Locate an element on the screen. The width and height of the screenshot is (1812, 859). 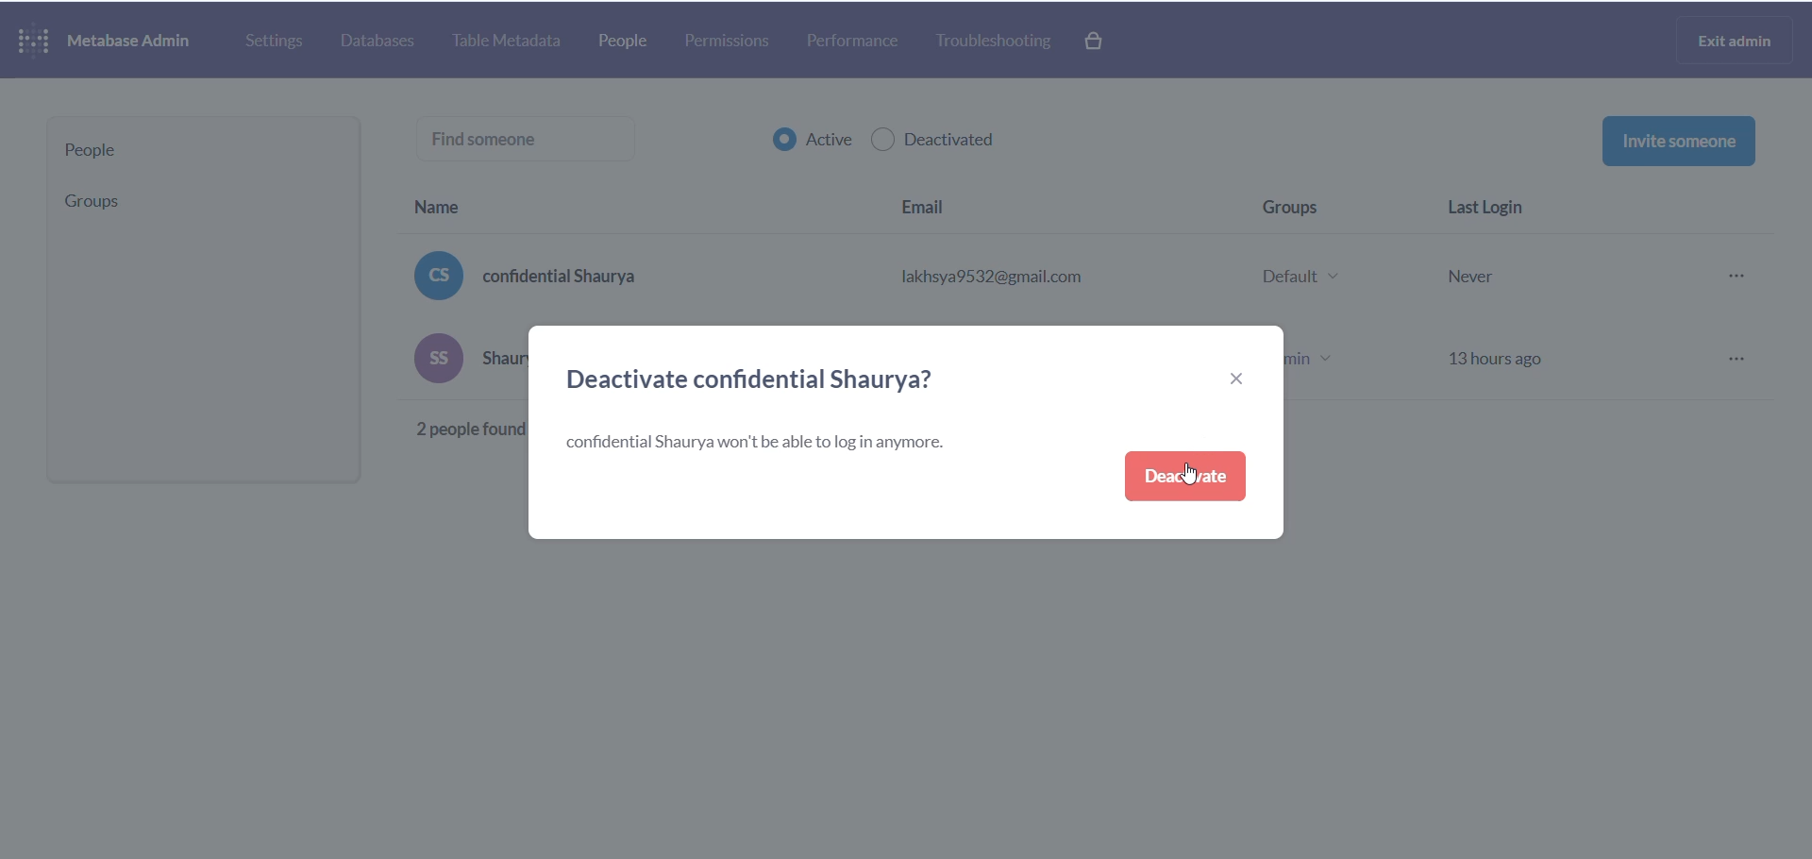
Default v is located at coordinates (1302, 278).